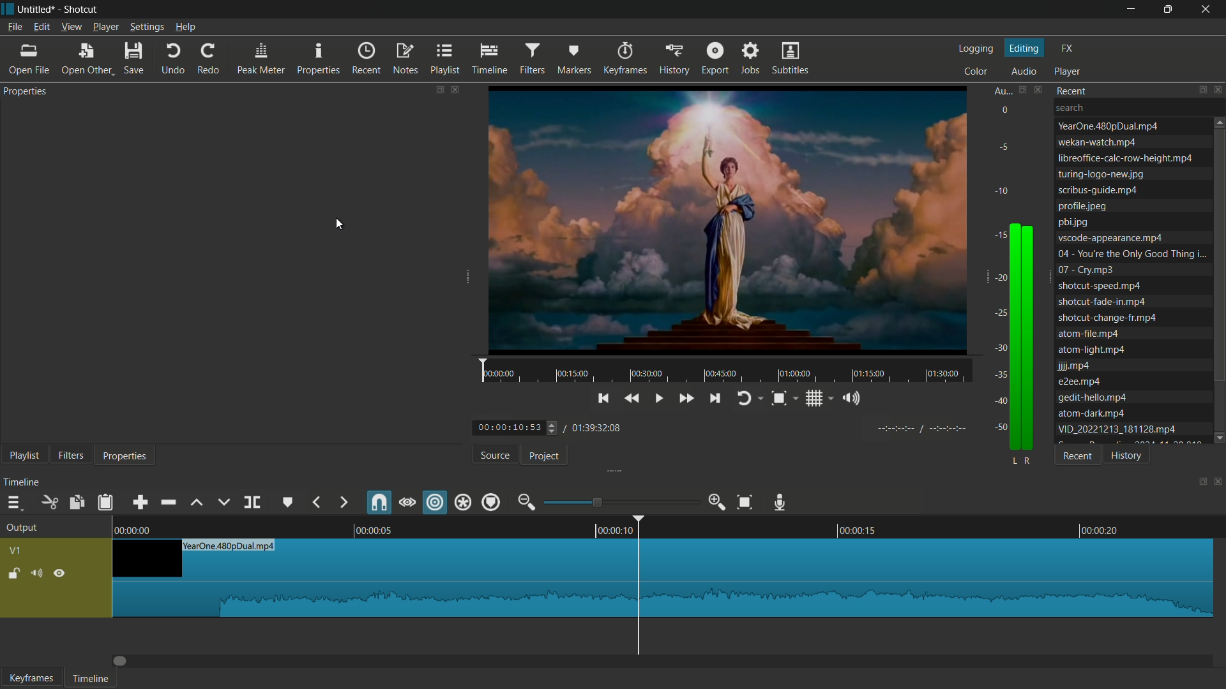 This screenshot has height=689, width=1226. What do you see at coordinates (995, 255) in the screenshot?
I see `scale` at bounding box center [995, 255].